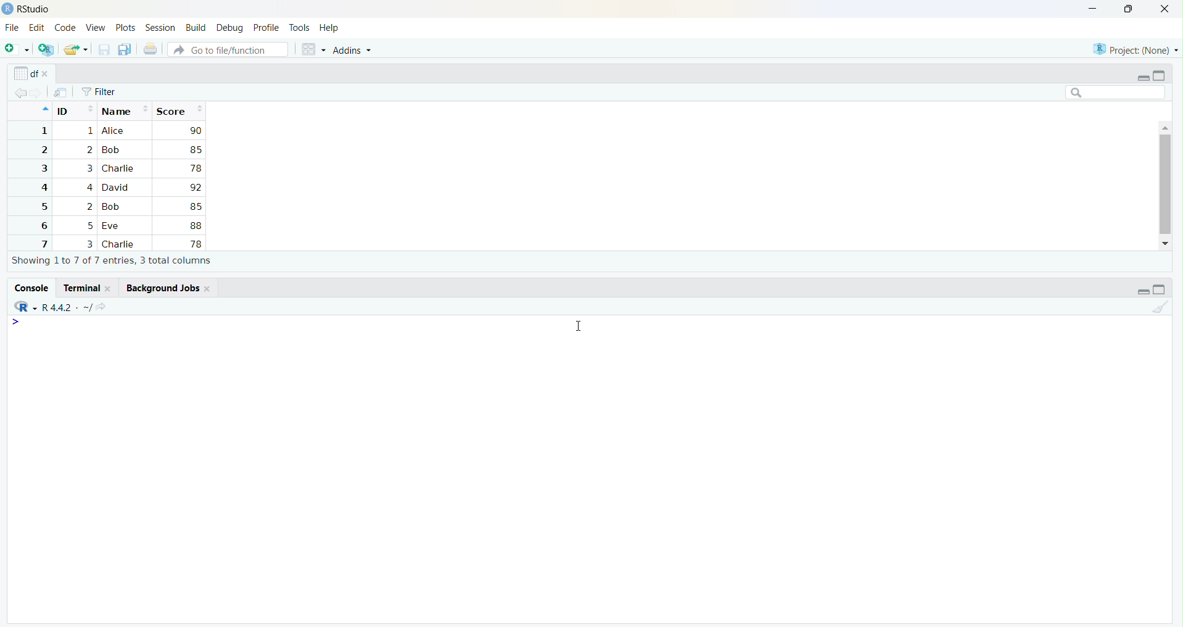  I want to click on Build, so click(196, 28).